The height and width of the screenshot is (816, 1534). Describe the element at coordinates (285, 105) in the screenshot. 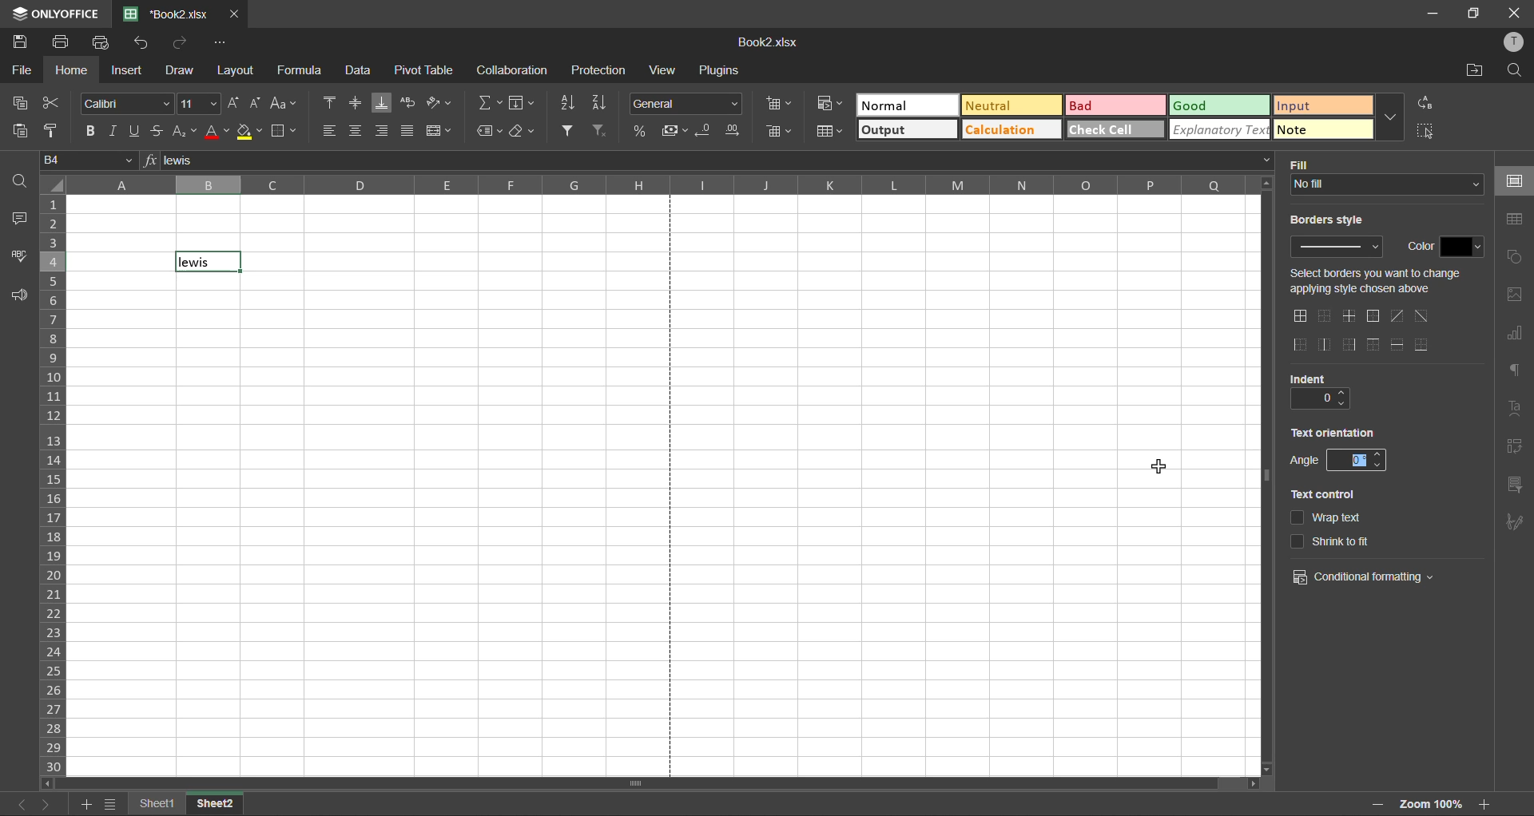

I see `change case` at that location.